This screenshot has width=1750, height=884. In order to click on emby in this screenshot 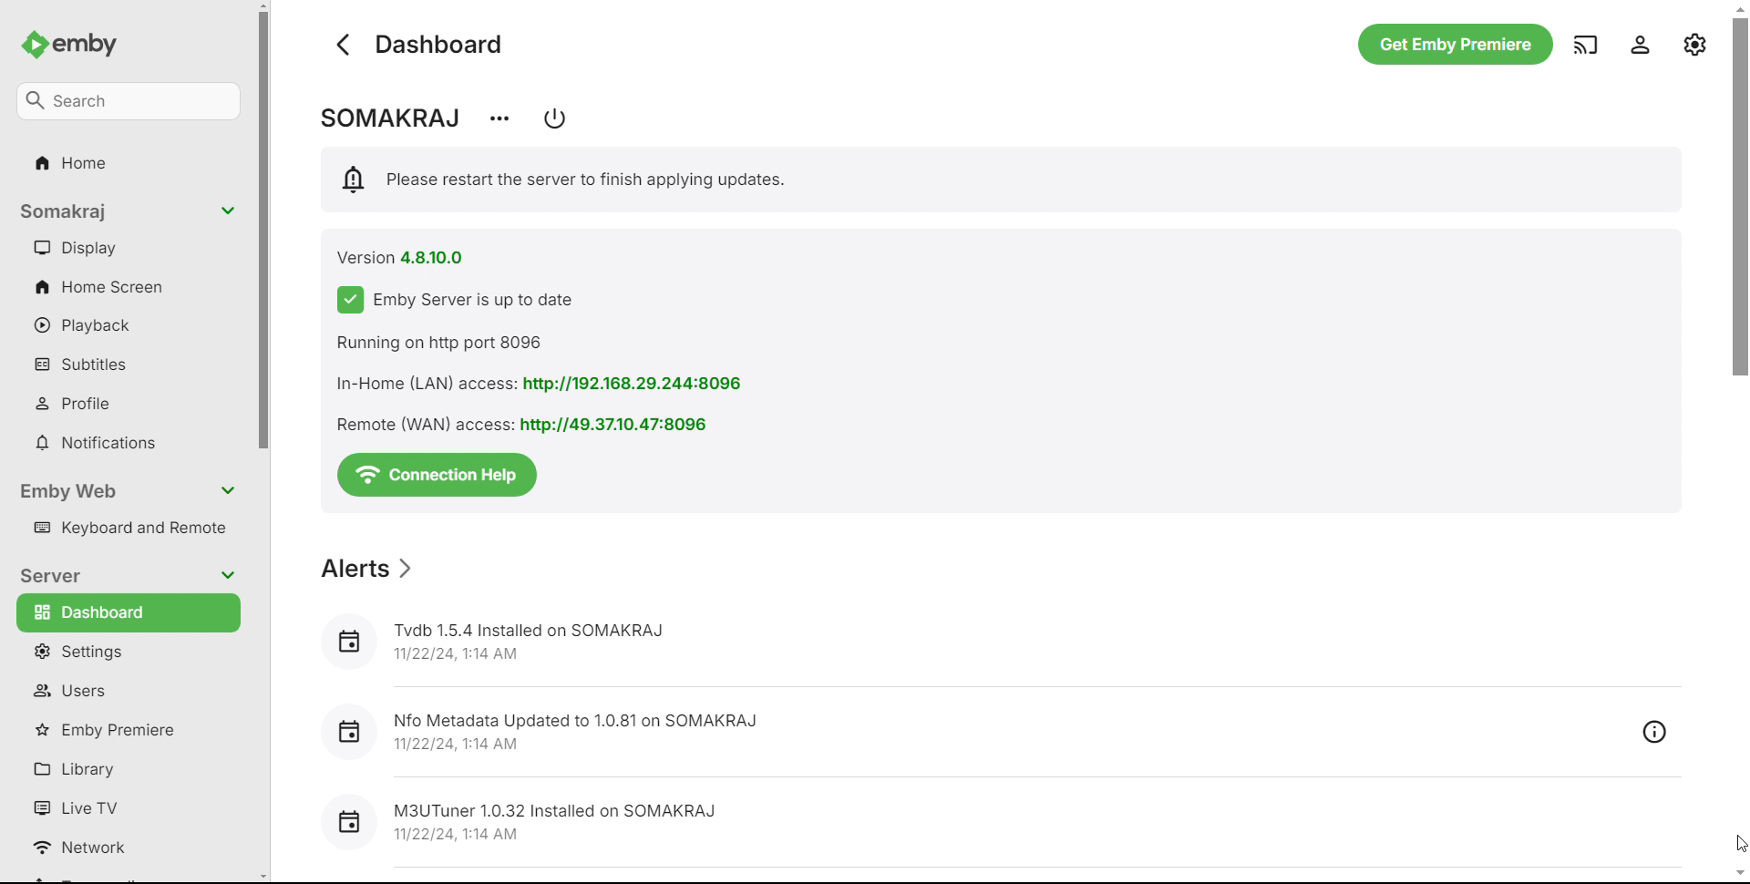, I will do `click(89, 44)`.